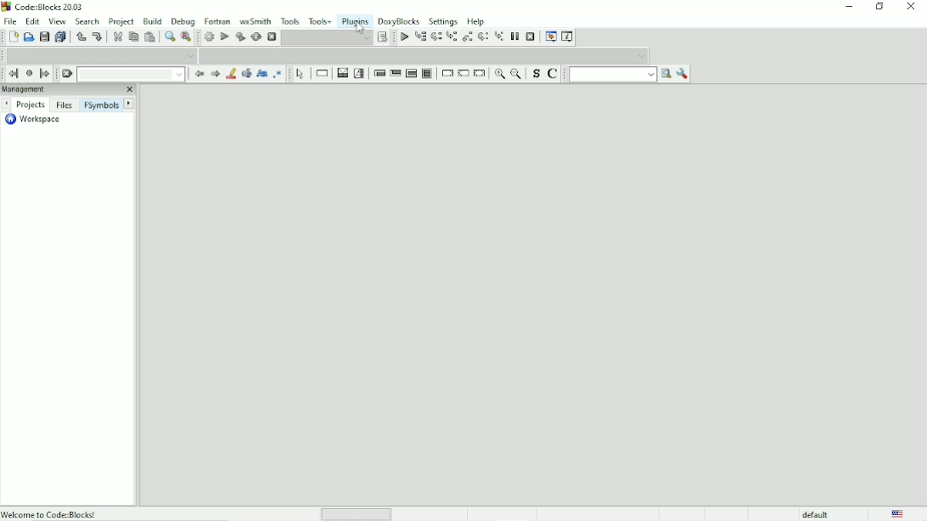  Describe the element at coordinates (101, 104) in the screenshot. I see `FSymbols` at that location.